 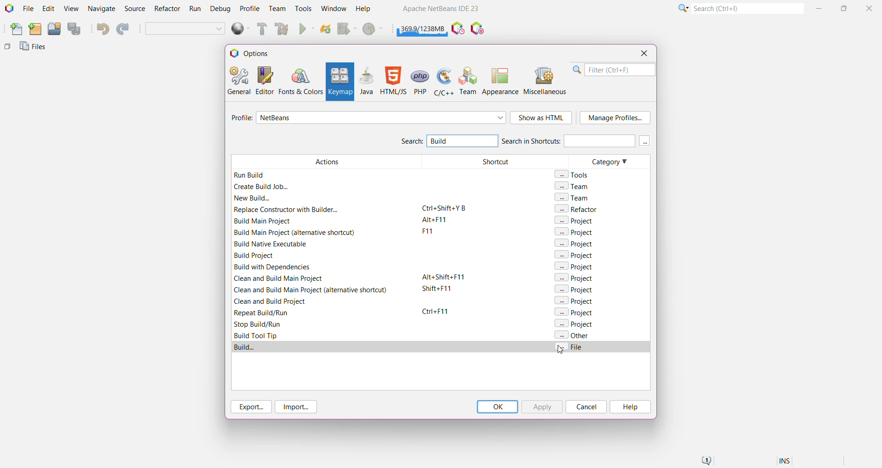 I want to click on Run, so click(x=195, y=10).